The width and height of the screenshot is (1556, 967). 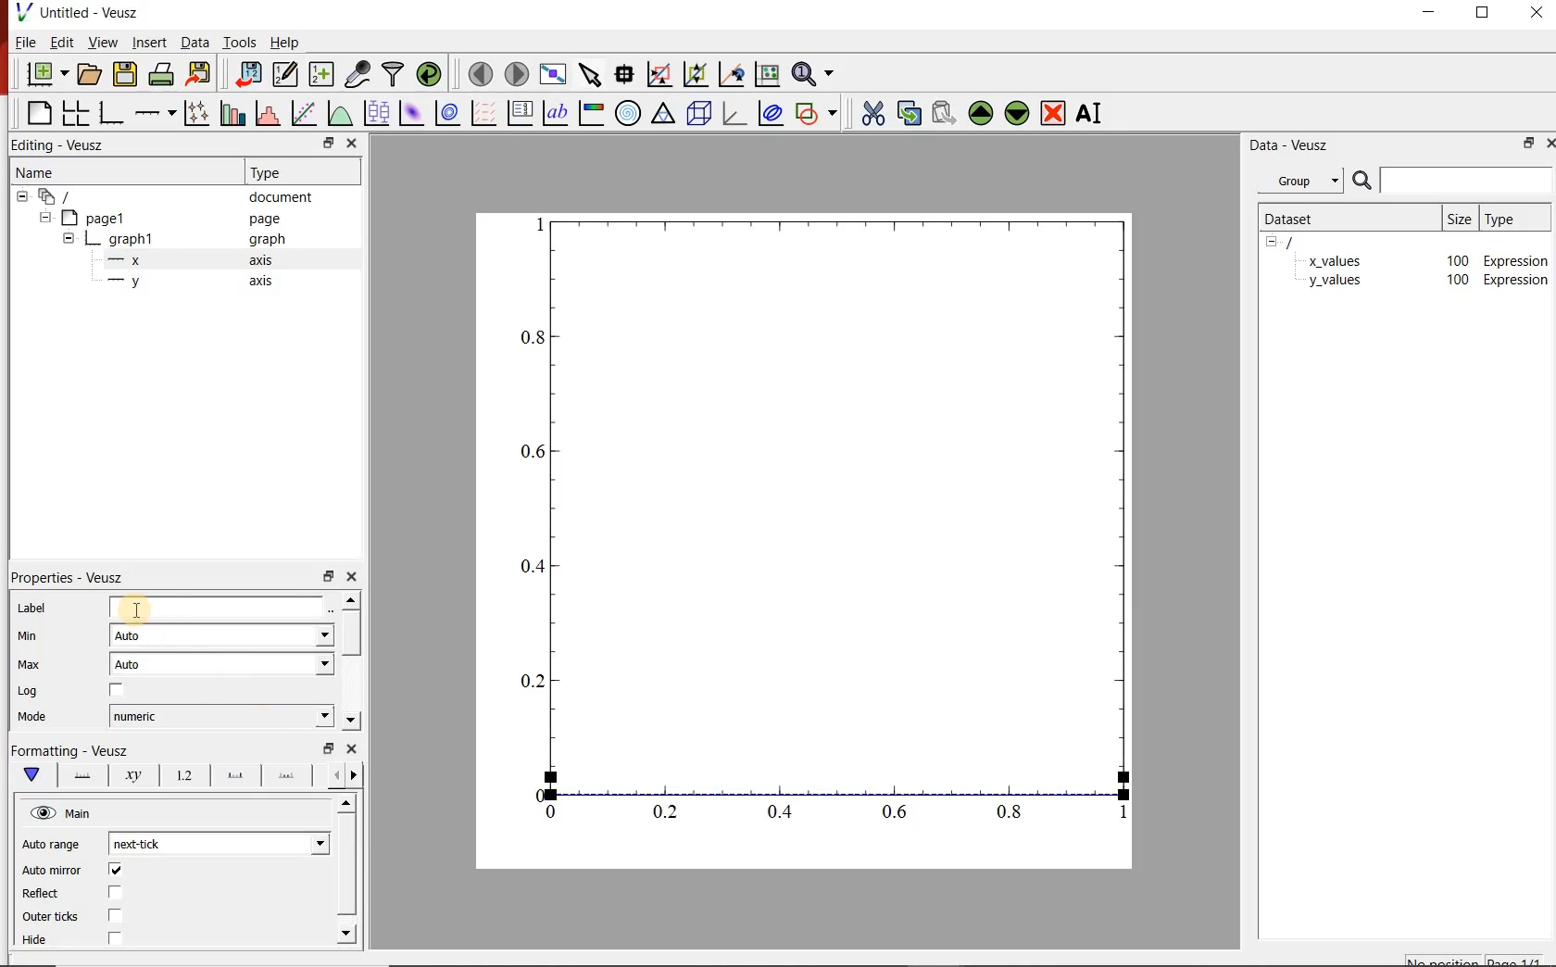 I want to click on graph1, so click(x=133, y=238).